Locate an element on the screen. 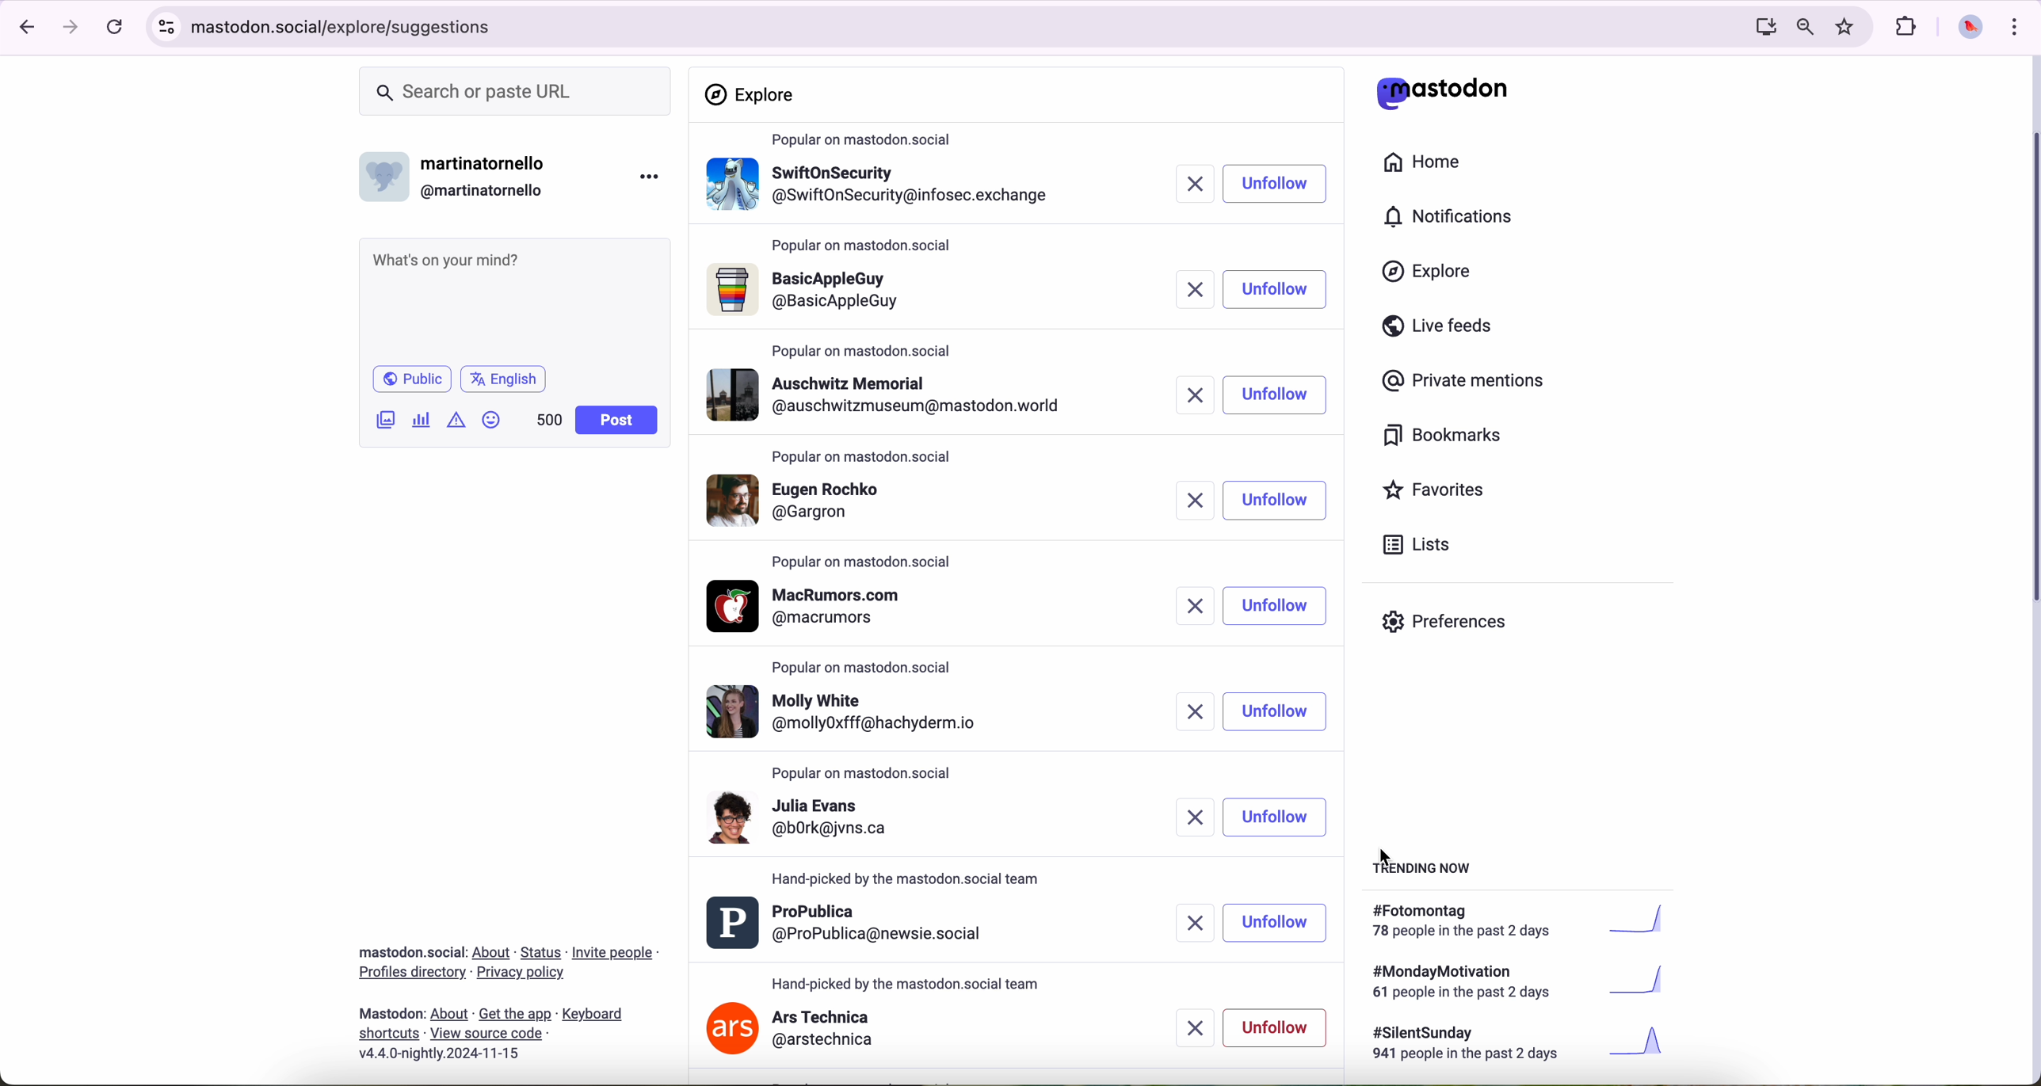 The width and height of the screenshot is (2041, 1086). profile is located at coordinates (845, 711).